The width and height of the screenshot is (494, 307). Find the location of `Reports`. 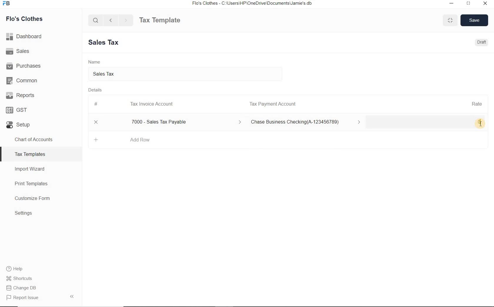

Reports is located at coordinates (41, 95).